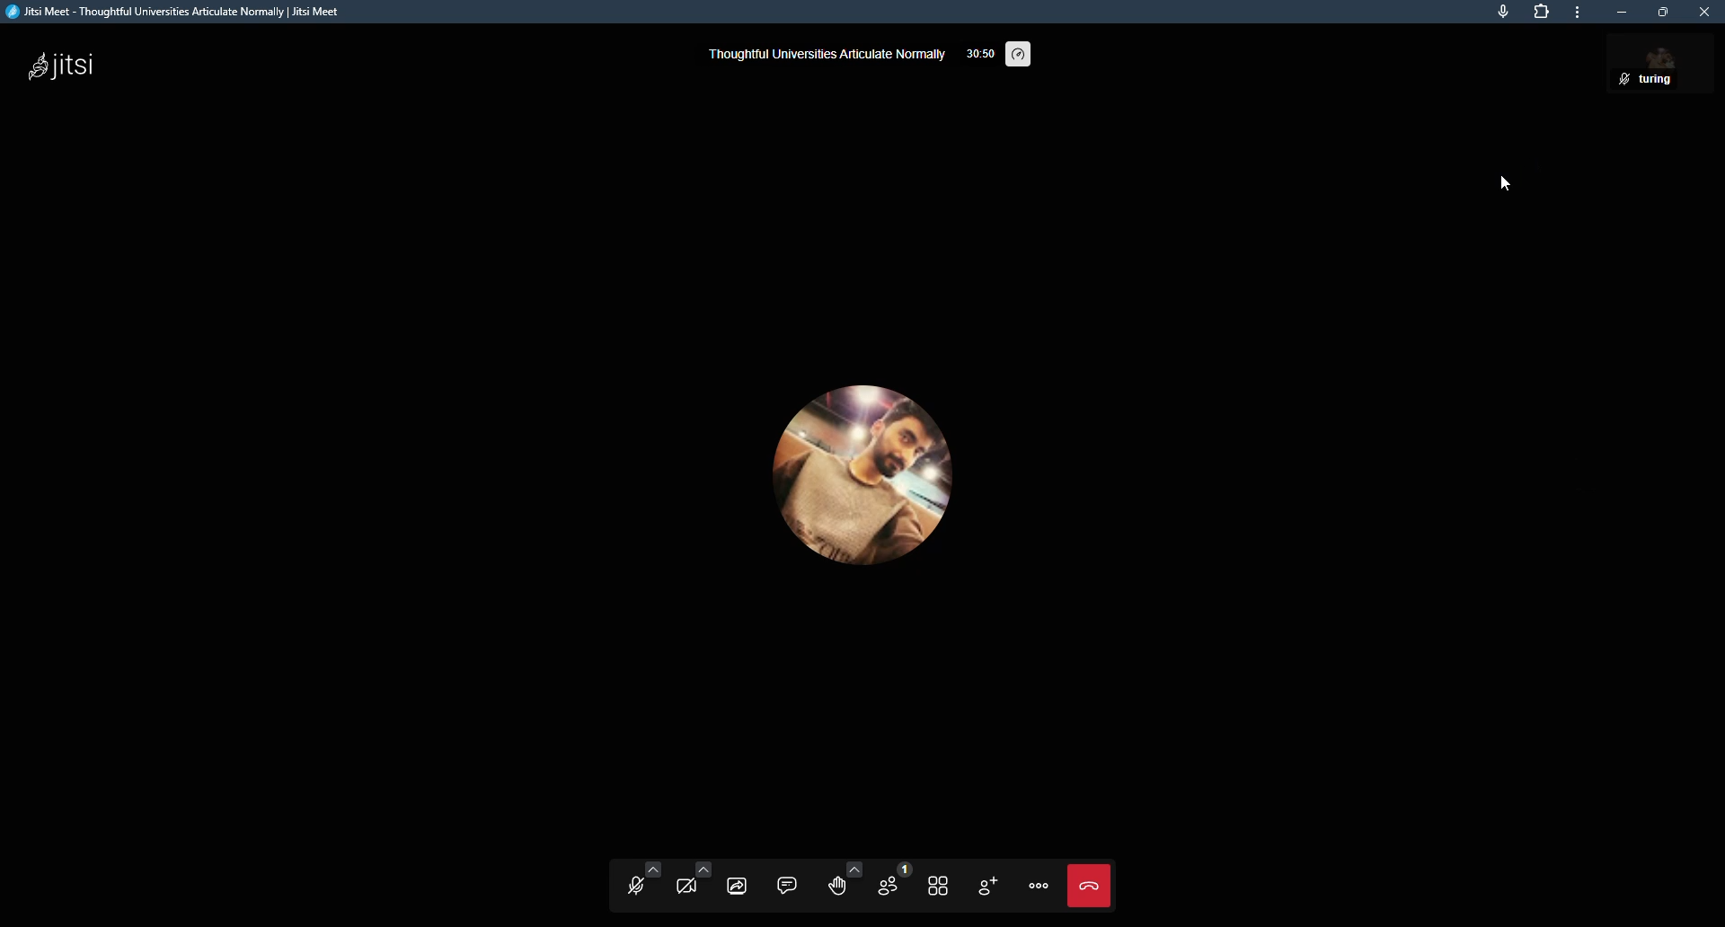 The height and width of the screenshot is (927, 1725). Describe the element at coordinates (1090, 885) in the screenshot. I see `Leave meeting` at that location.